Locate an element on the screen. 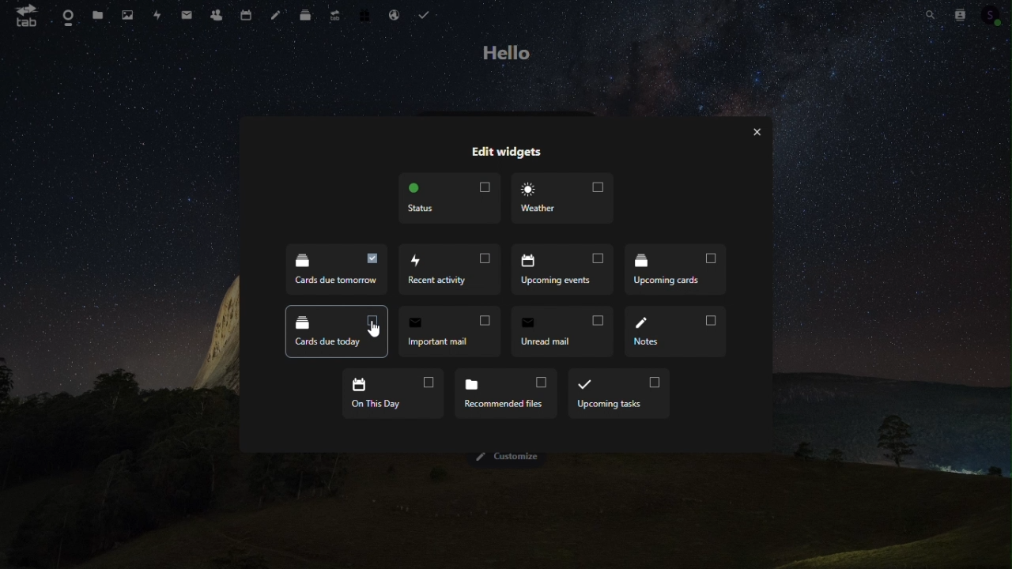 The height and width of the screenshot is (569, 1012). Task is located at coordinates (425, 14).